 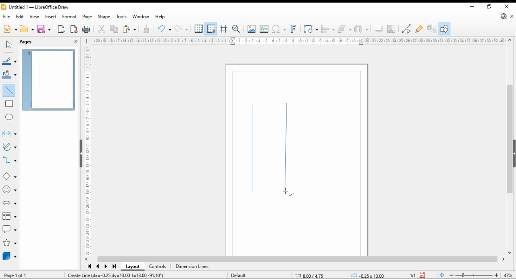 What do you see at coordinates (89, 267) in the screenshot?
I see `first page` at bounding box center [89, 267].